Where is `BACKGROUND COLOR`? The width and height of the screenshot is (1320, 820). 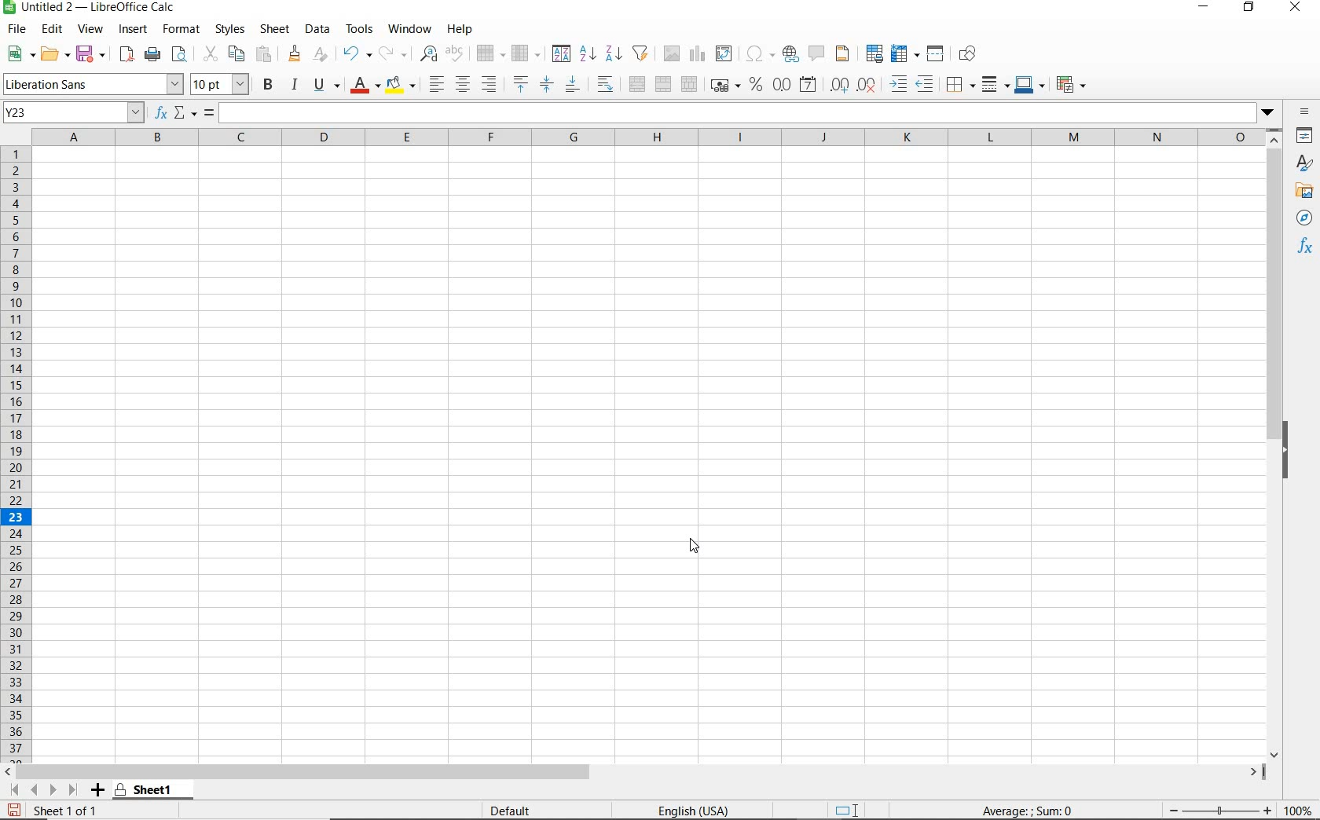
BACKGROUND COLOR is located at coordinates (401, 84).